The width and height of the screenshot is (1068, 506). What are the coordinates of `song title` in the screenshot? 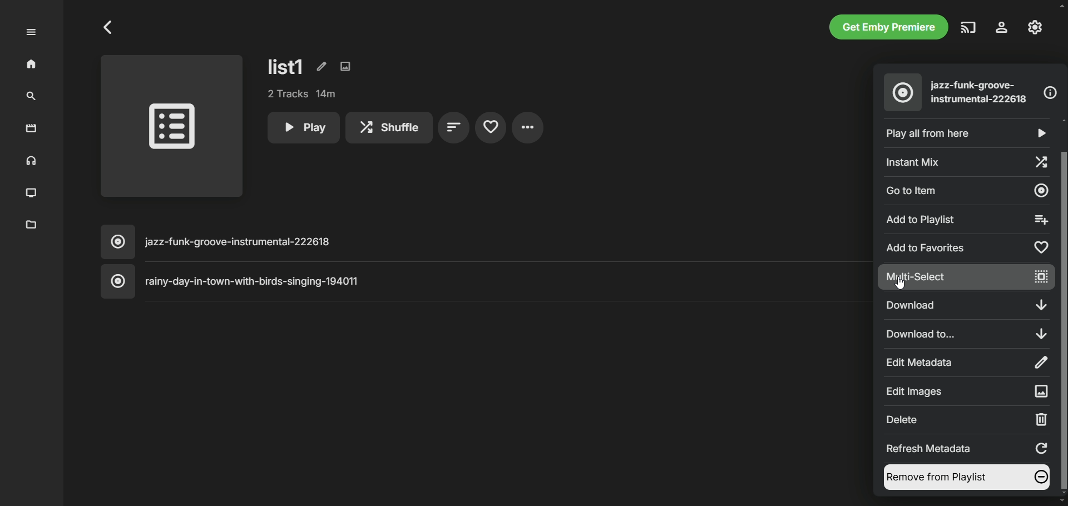 It's located at (981, 92).